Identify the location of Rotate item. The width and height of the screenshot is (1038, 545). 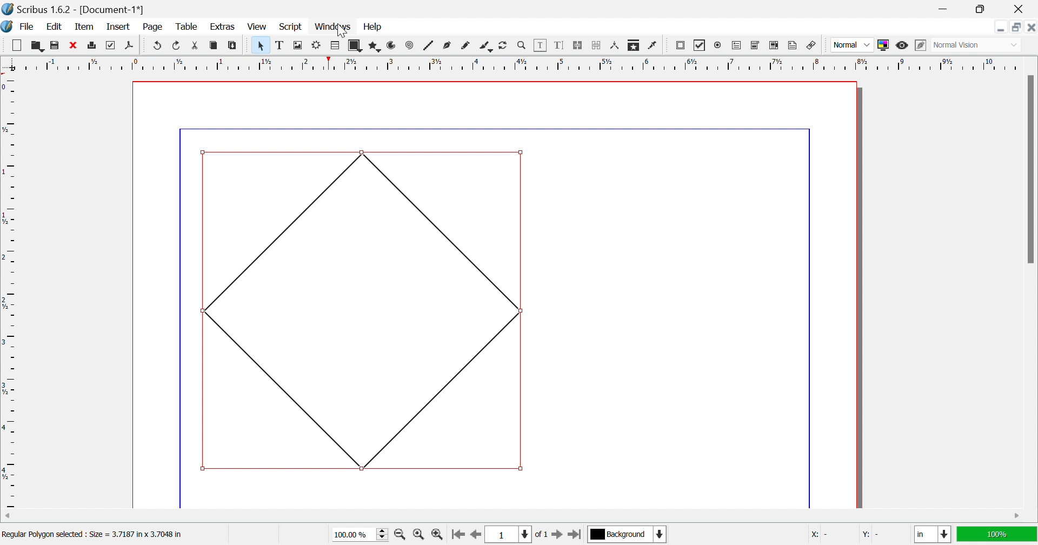
(503, 45).